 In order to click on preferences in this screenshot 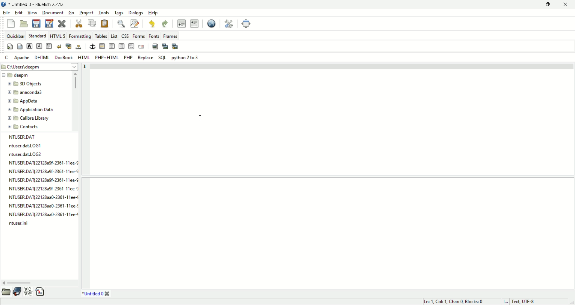, I will do `click(229, 24)`.